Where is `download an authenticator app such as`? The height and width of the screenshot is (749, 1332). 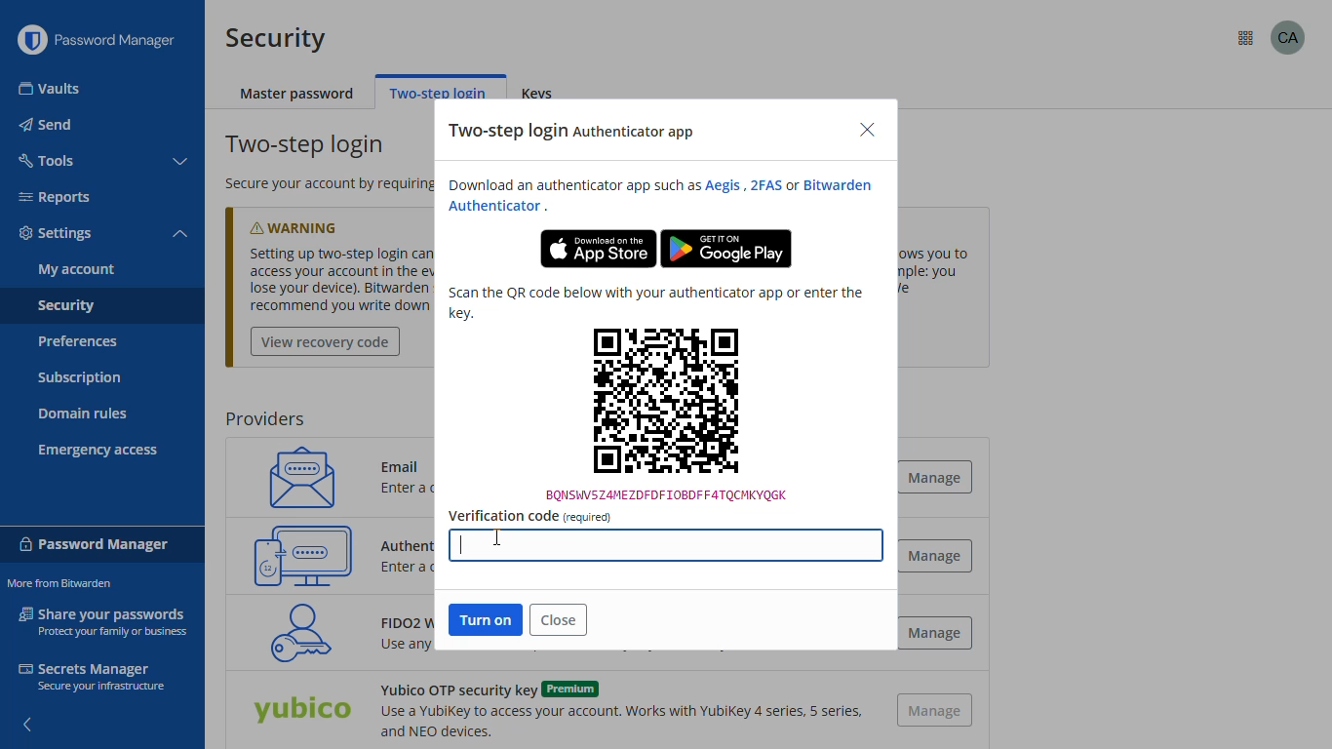 download an authenticator app such as is located at coordinates (569, 185).